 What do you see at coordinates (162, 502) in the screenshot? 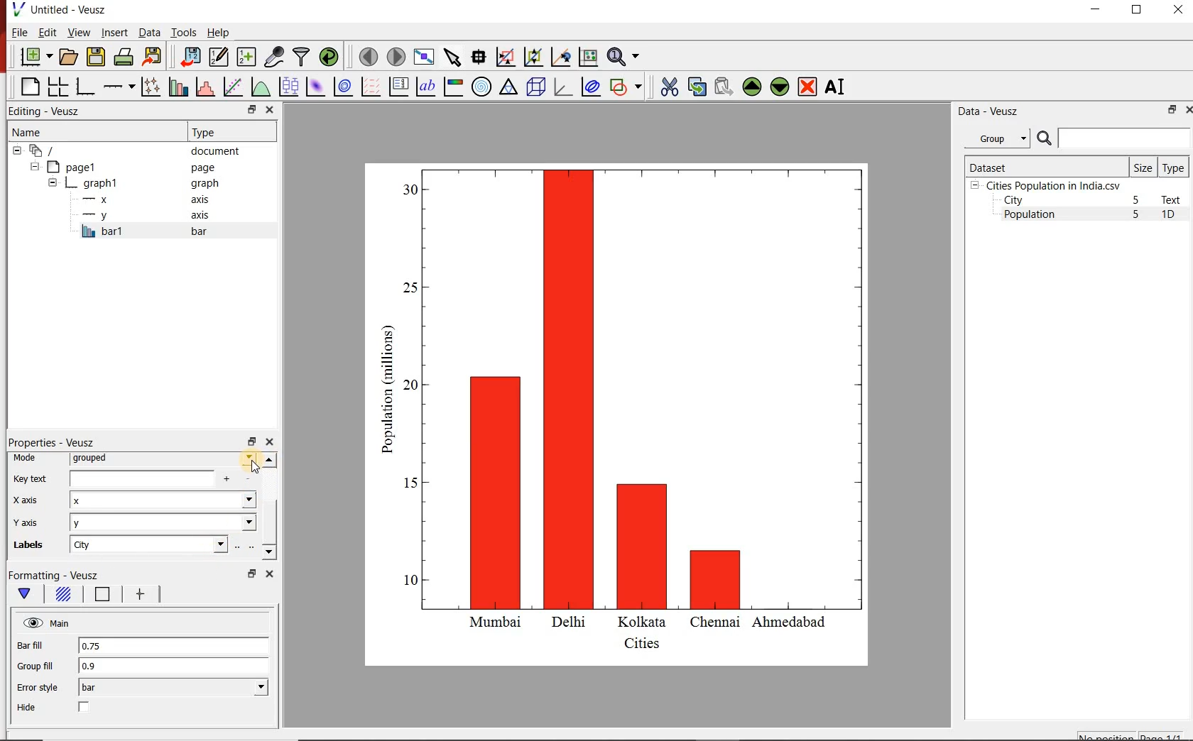
I see `x` at bounding box center [162, 502].